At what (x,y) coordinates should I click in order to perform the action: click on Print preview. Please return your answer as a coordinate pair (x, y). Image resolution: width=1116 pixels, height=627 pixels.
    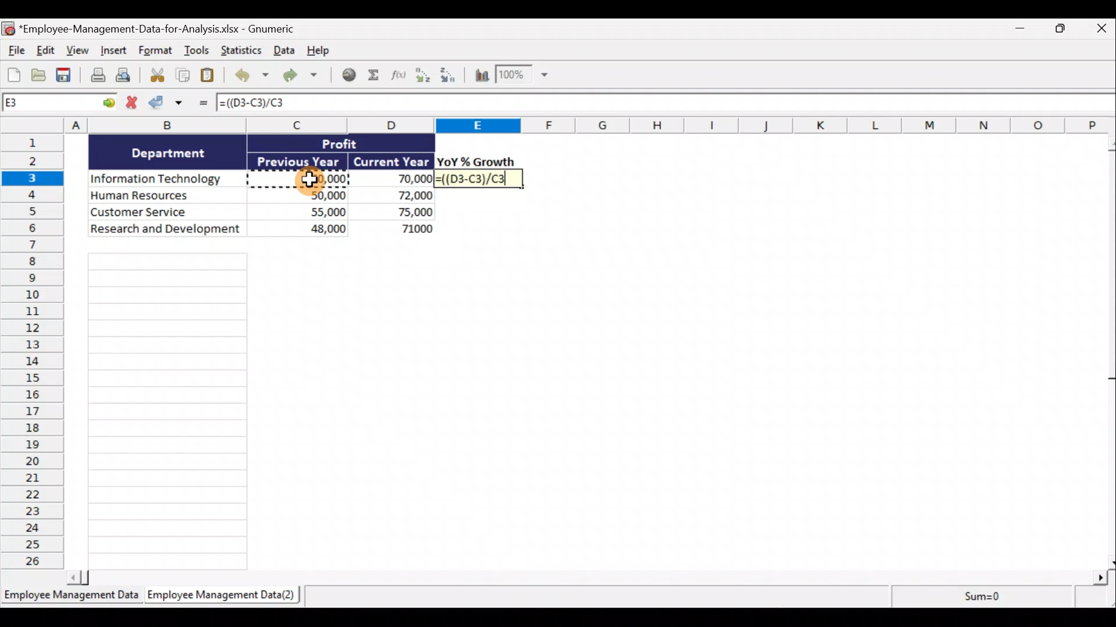
    Looking at the image, I should click on (124, 76).